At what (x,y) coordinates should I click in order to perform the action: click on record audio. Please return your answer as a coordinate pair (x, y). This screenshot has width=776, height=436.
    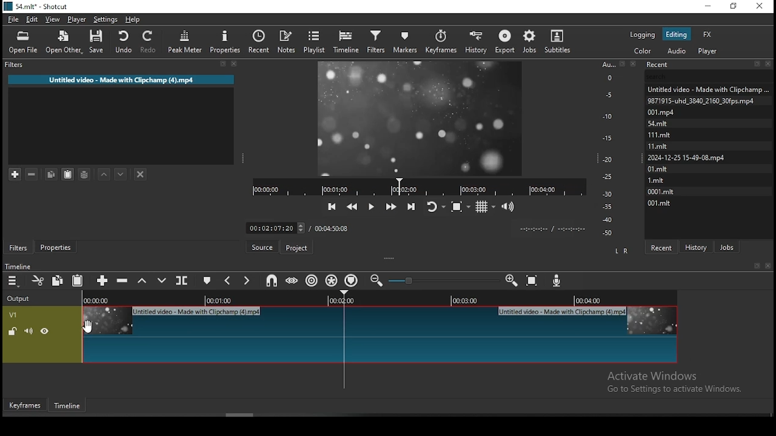
    Looking at the image, I should click on (558, 279).